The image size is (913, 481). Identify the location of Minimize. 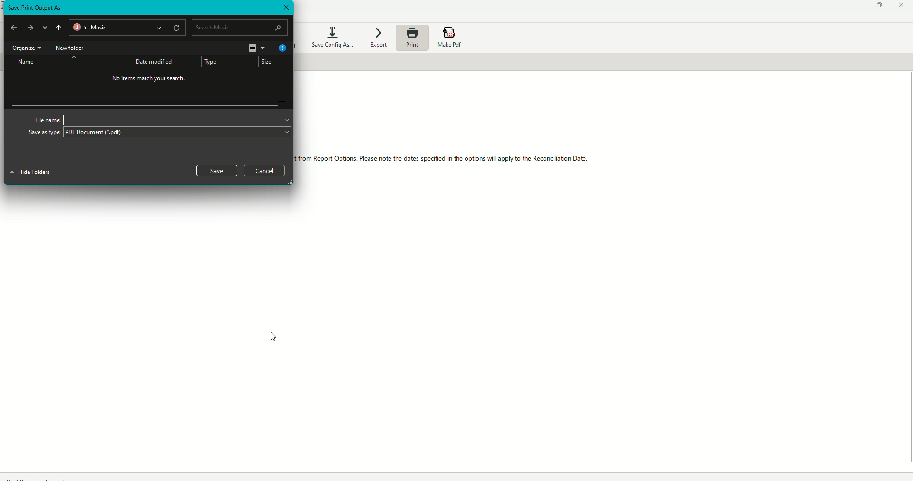
(853, 6).